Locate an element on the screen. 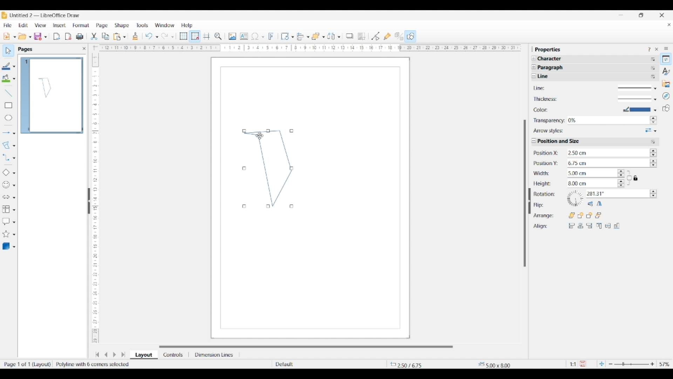 The width and height of the screenshot is (673, 379). Selected symbol is located at coordinates (6, 185).